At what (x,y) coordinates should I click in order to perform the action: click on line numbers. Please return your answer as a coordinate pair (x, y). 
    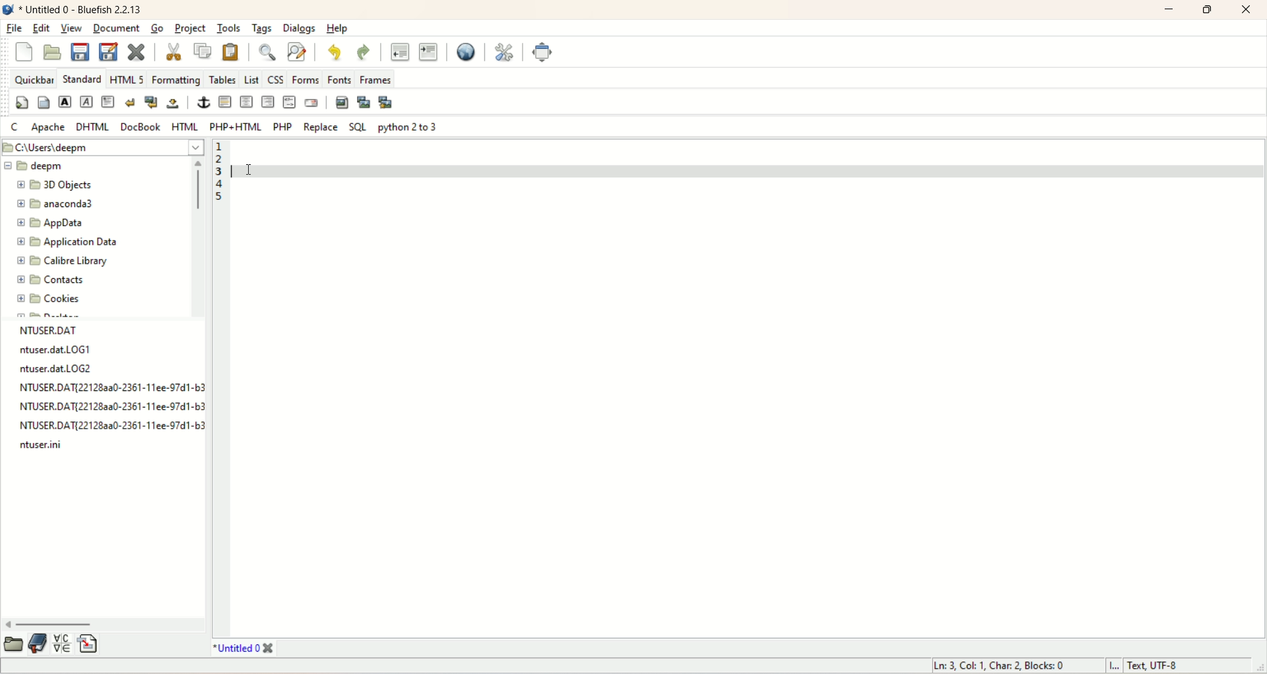
    Looking at the image, I should click on (219, 174).